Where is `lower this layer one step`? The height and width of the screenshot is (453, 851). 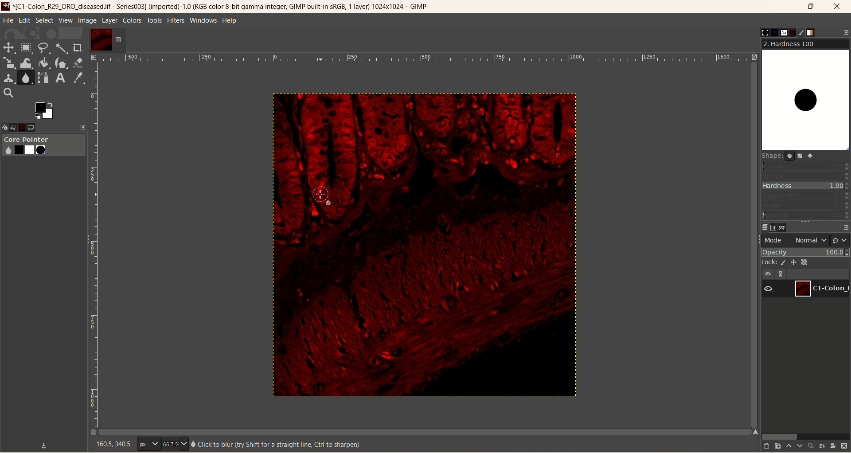 lower this layer one step is located at coordinates (798, 447).